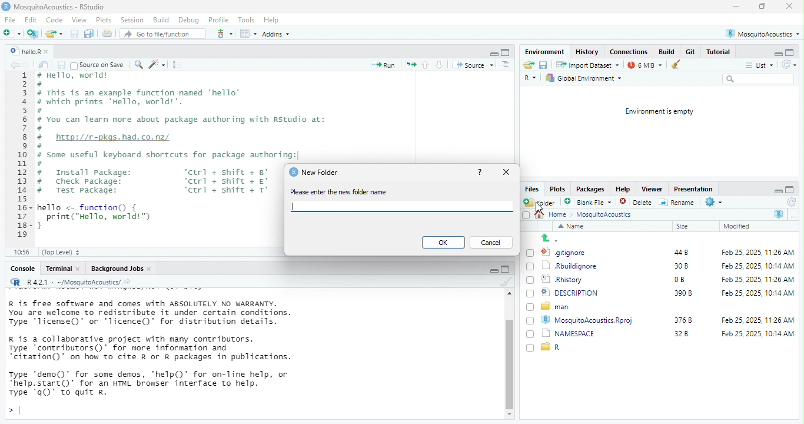  I want to click on  Packages, so click(591, 188).